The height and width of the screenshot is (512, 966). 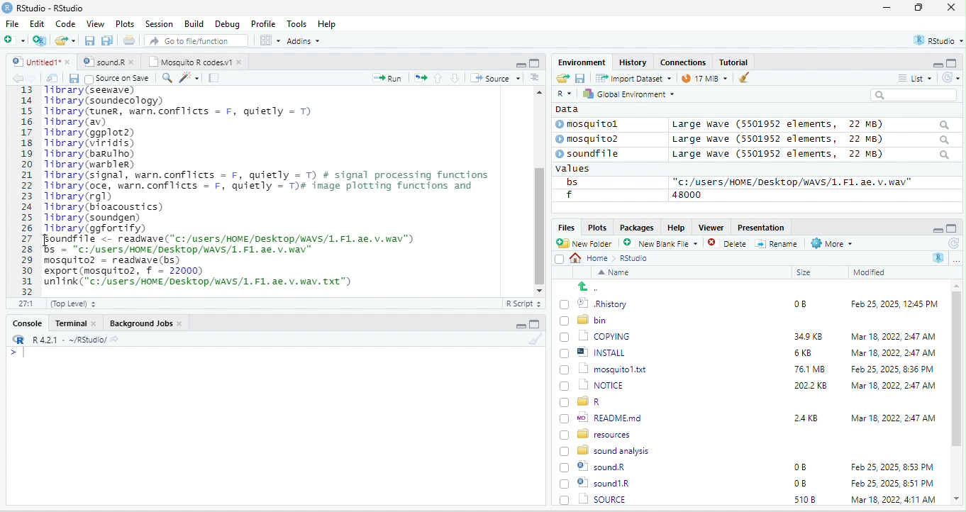 What do you see at coordinates (590, 386) in the screenshot?
I see `(7) 1 NOTICE` at bounding box center [590, 386].